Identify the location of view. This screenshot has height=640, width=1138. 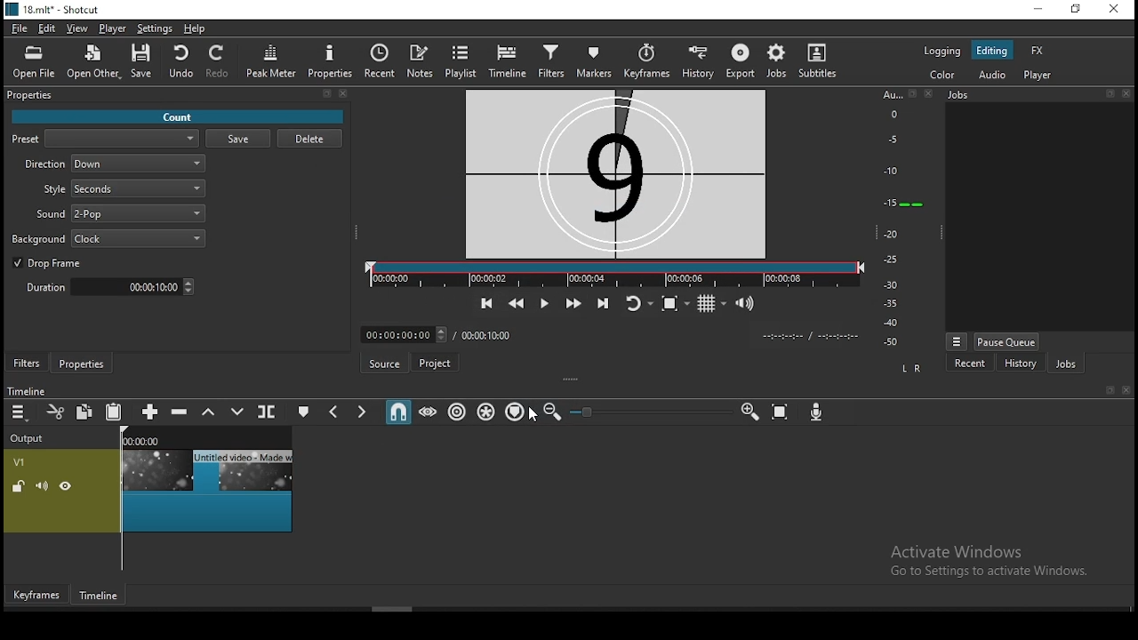
(77, 28).